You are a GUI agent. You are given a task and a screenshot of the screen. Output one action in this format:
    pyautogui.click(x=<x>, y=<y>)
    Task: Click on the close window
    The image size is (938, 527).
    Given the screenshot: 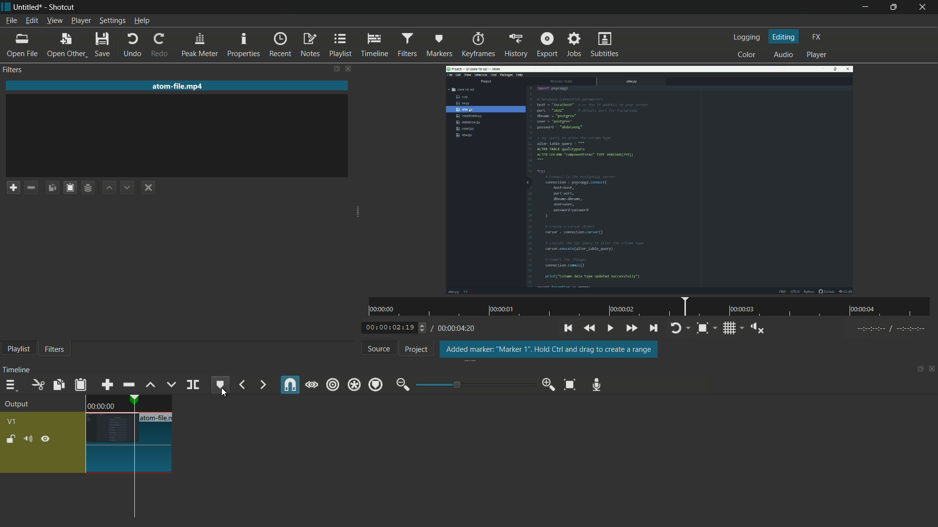 What is the action you would take?
    pyautogui.click(x=922, y=7)
    